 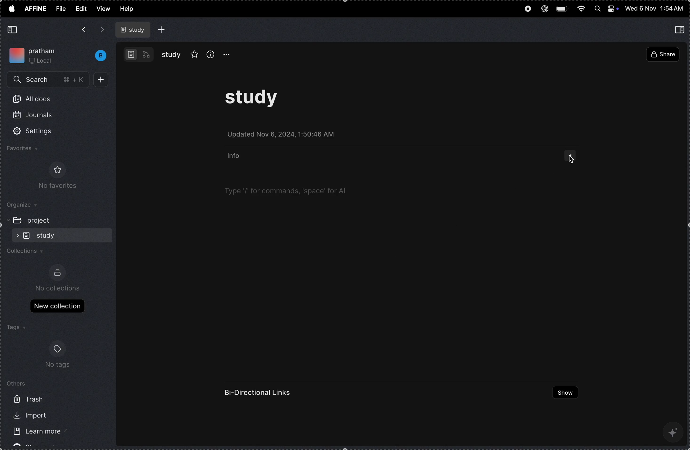 What do you see at coordinates (103, 80) in the screenshot?
I see `add` at bounding box center [103, 80].